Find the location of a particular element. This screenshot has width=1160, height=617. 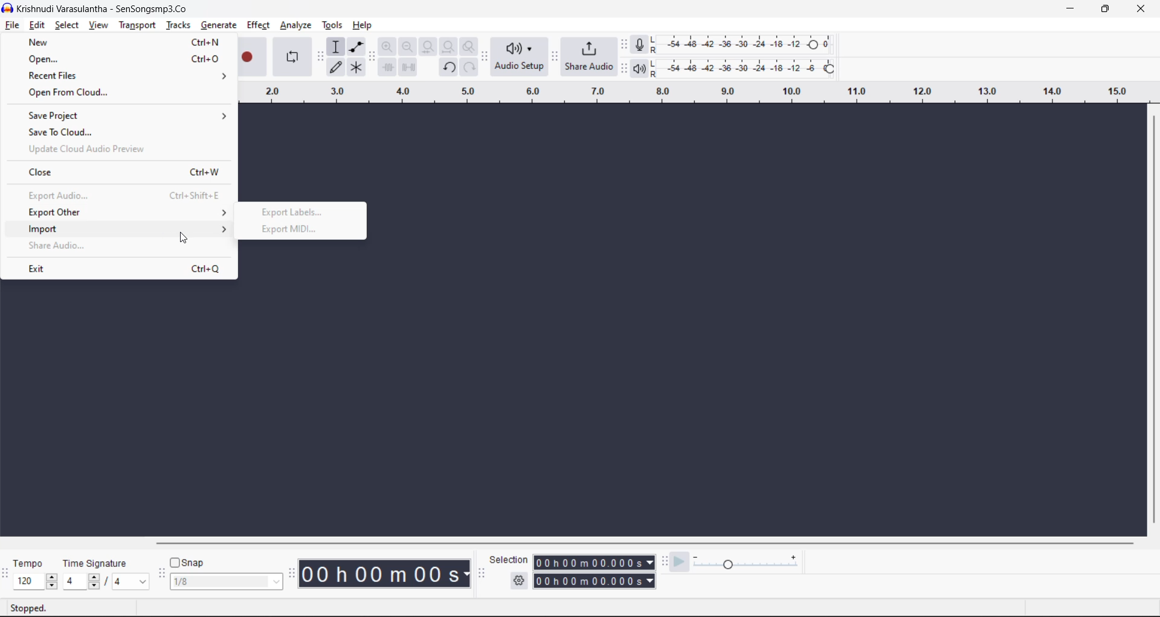

save to cloud is located at coordinates (119, 133).